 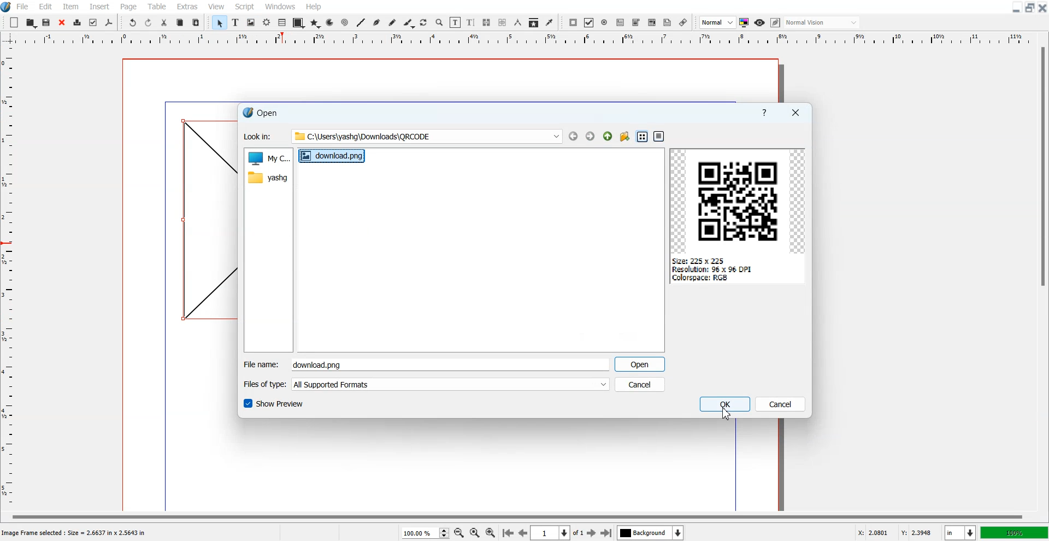 I want to click on Spiral, so click(x=344, y=22).